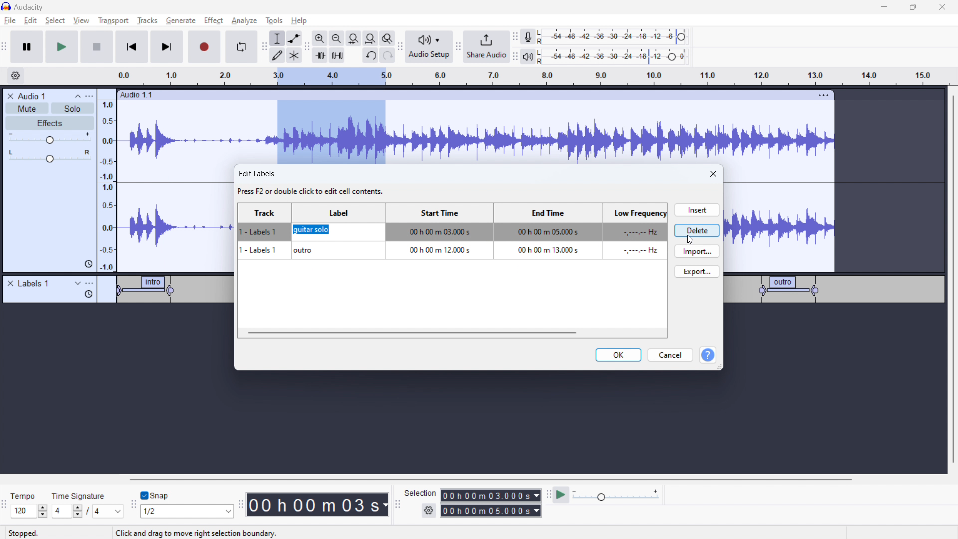  What do you see at coordinates (412, 332) in the screenshot?
I see `horizontal scrollbar` at bounding box center [412, 332].